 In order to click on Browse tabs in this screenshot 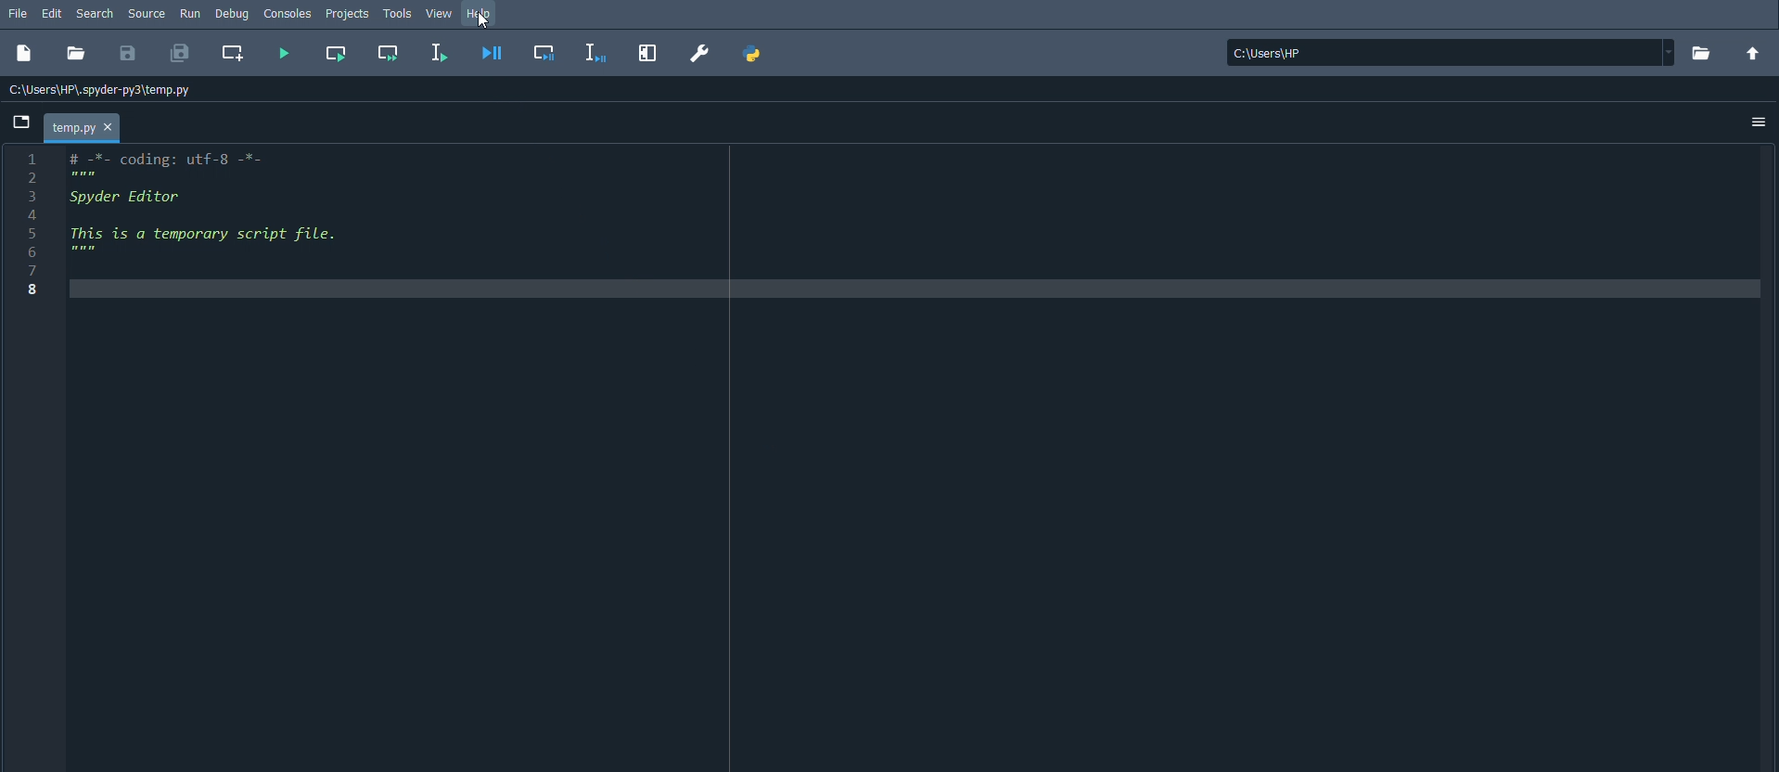, I will do `click(20, 122)`.